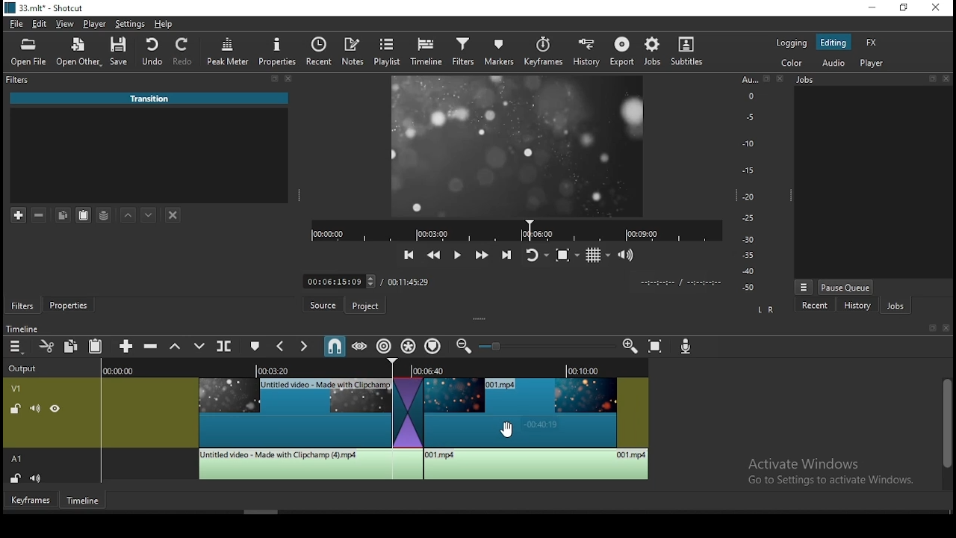  What do you see at coordinates (303, 347) in the screenshot?
I see `next marker` at bounding box center [303, 347].